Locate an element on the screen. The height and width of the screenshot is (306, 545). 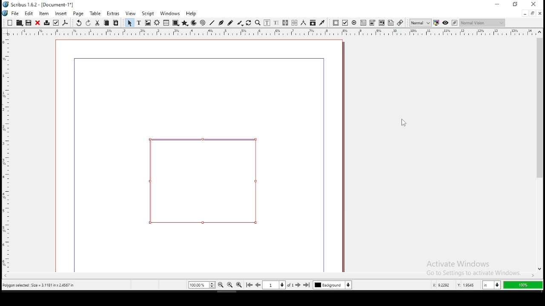
extras is located at coordinates (113, 14).